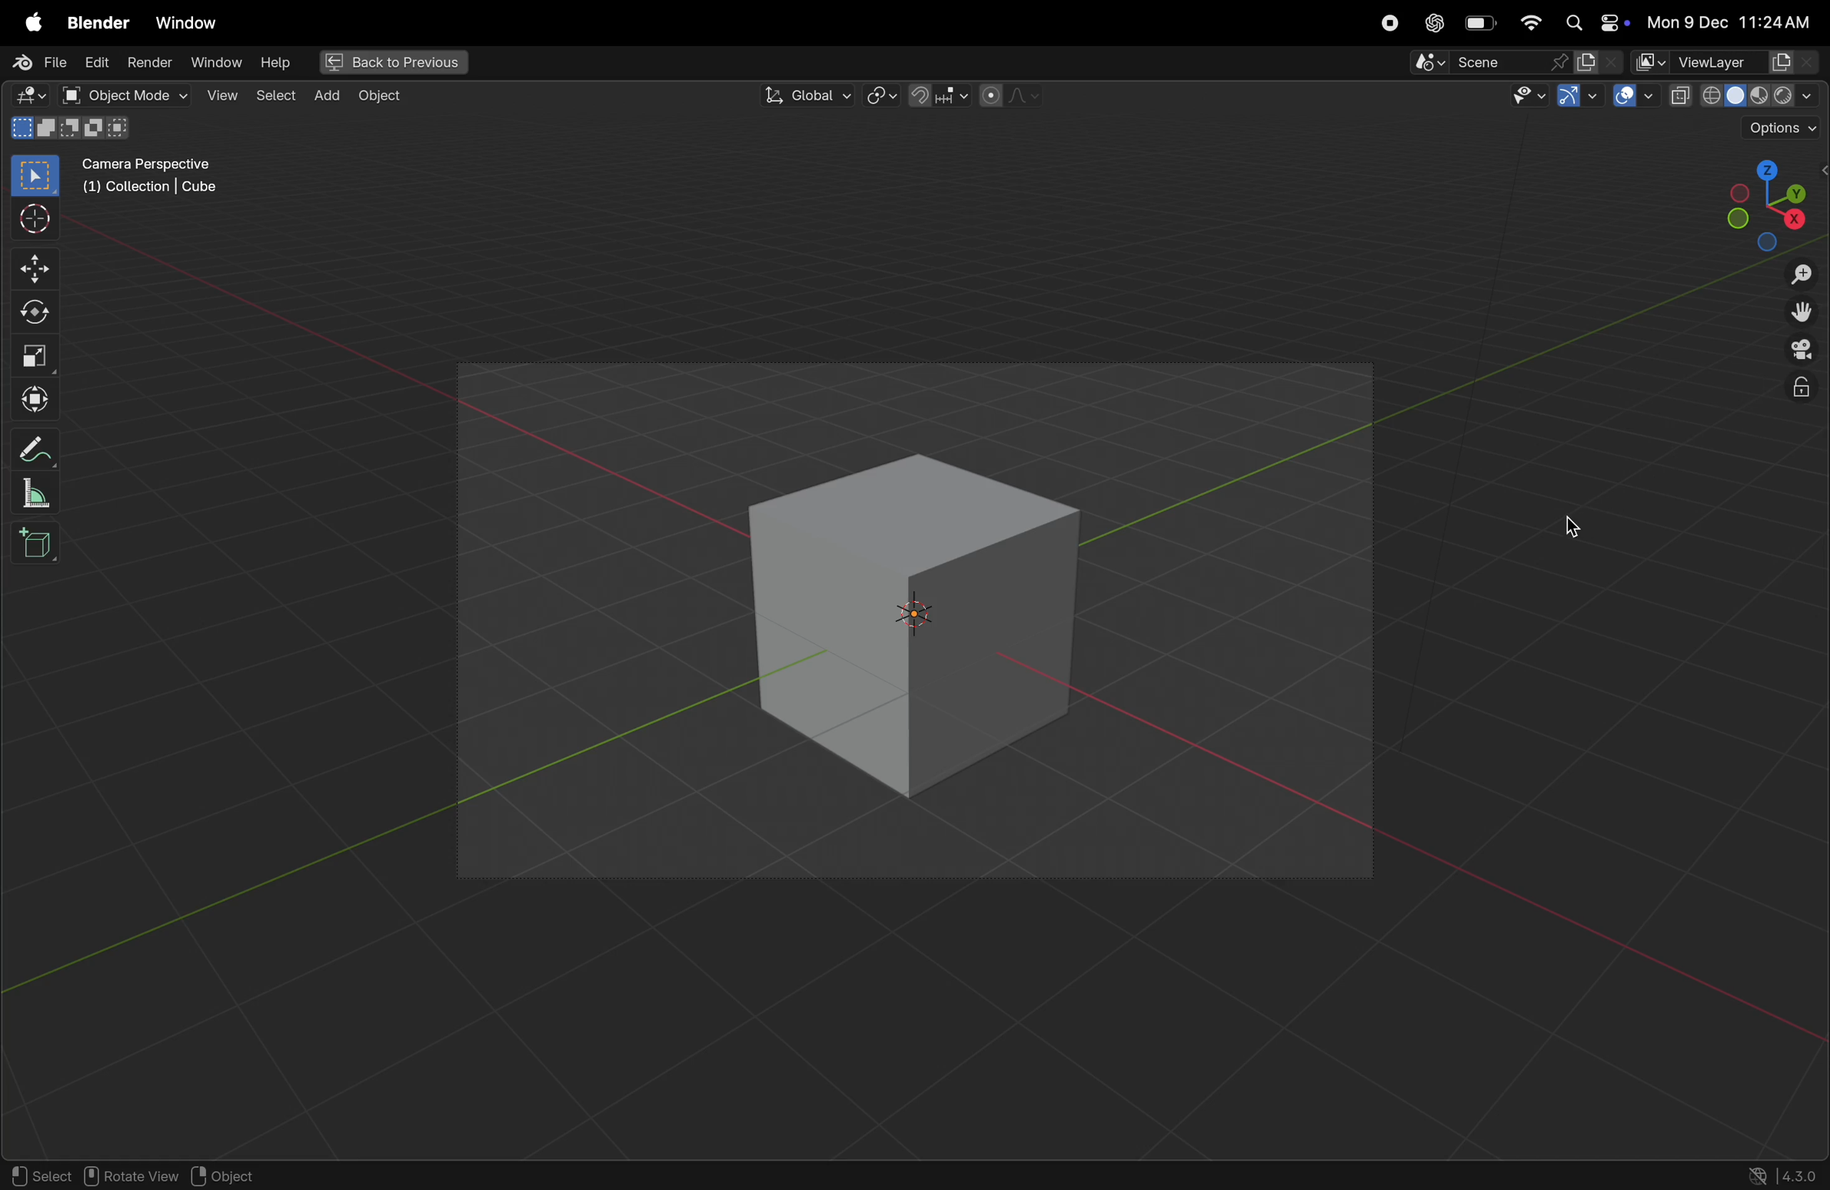 The height and width of the screenshot is (1190, 1830). I want to click on Window, so click(195, 18).